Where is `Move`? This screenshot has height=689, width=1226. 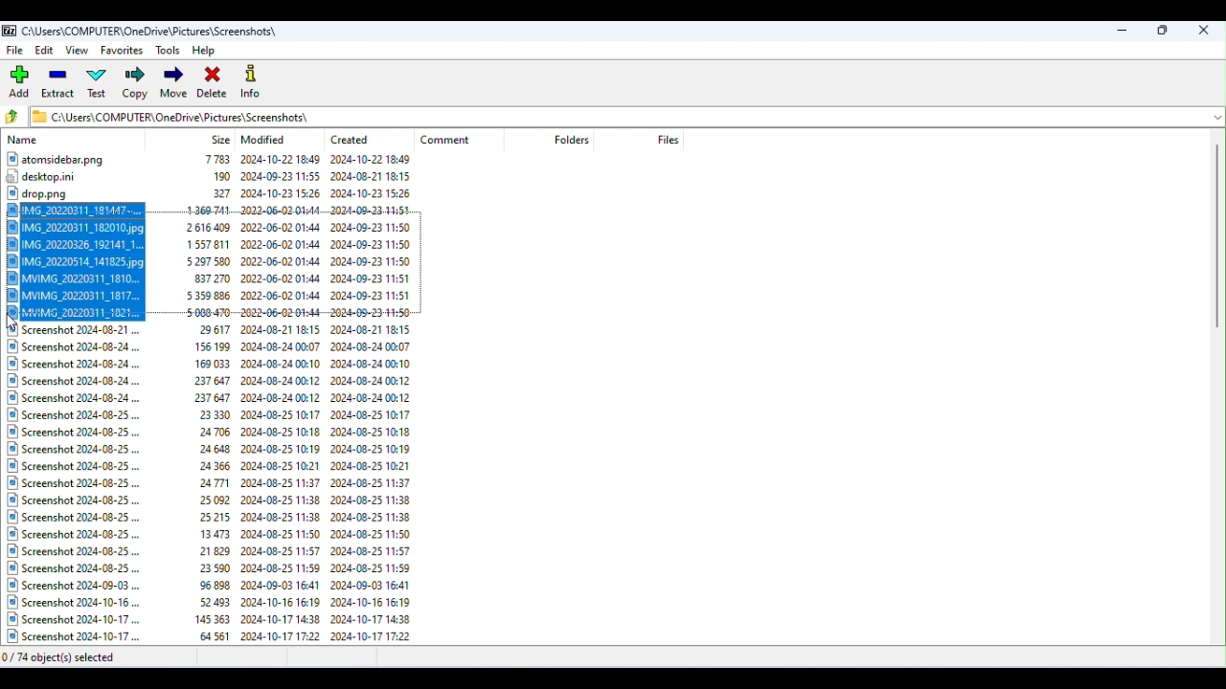
Move is located at coordinates (173, 83).